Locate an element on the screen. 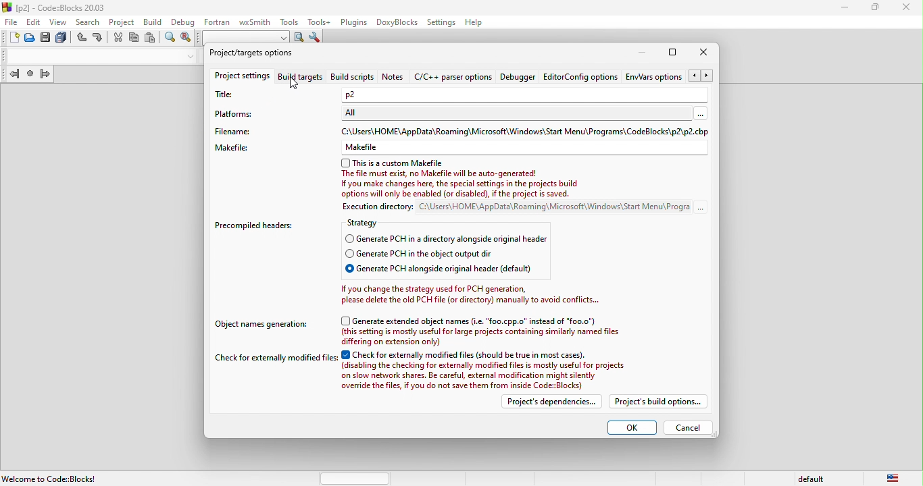 The width and height of the screenshot is (923, 486). project settings is located at coordinates (241, 78).